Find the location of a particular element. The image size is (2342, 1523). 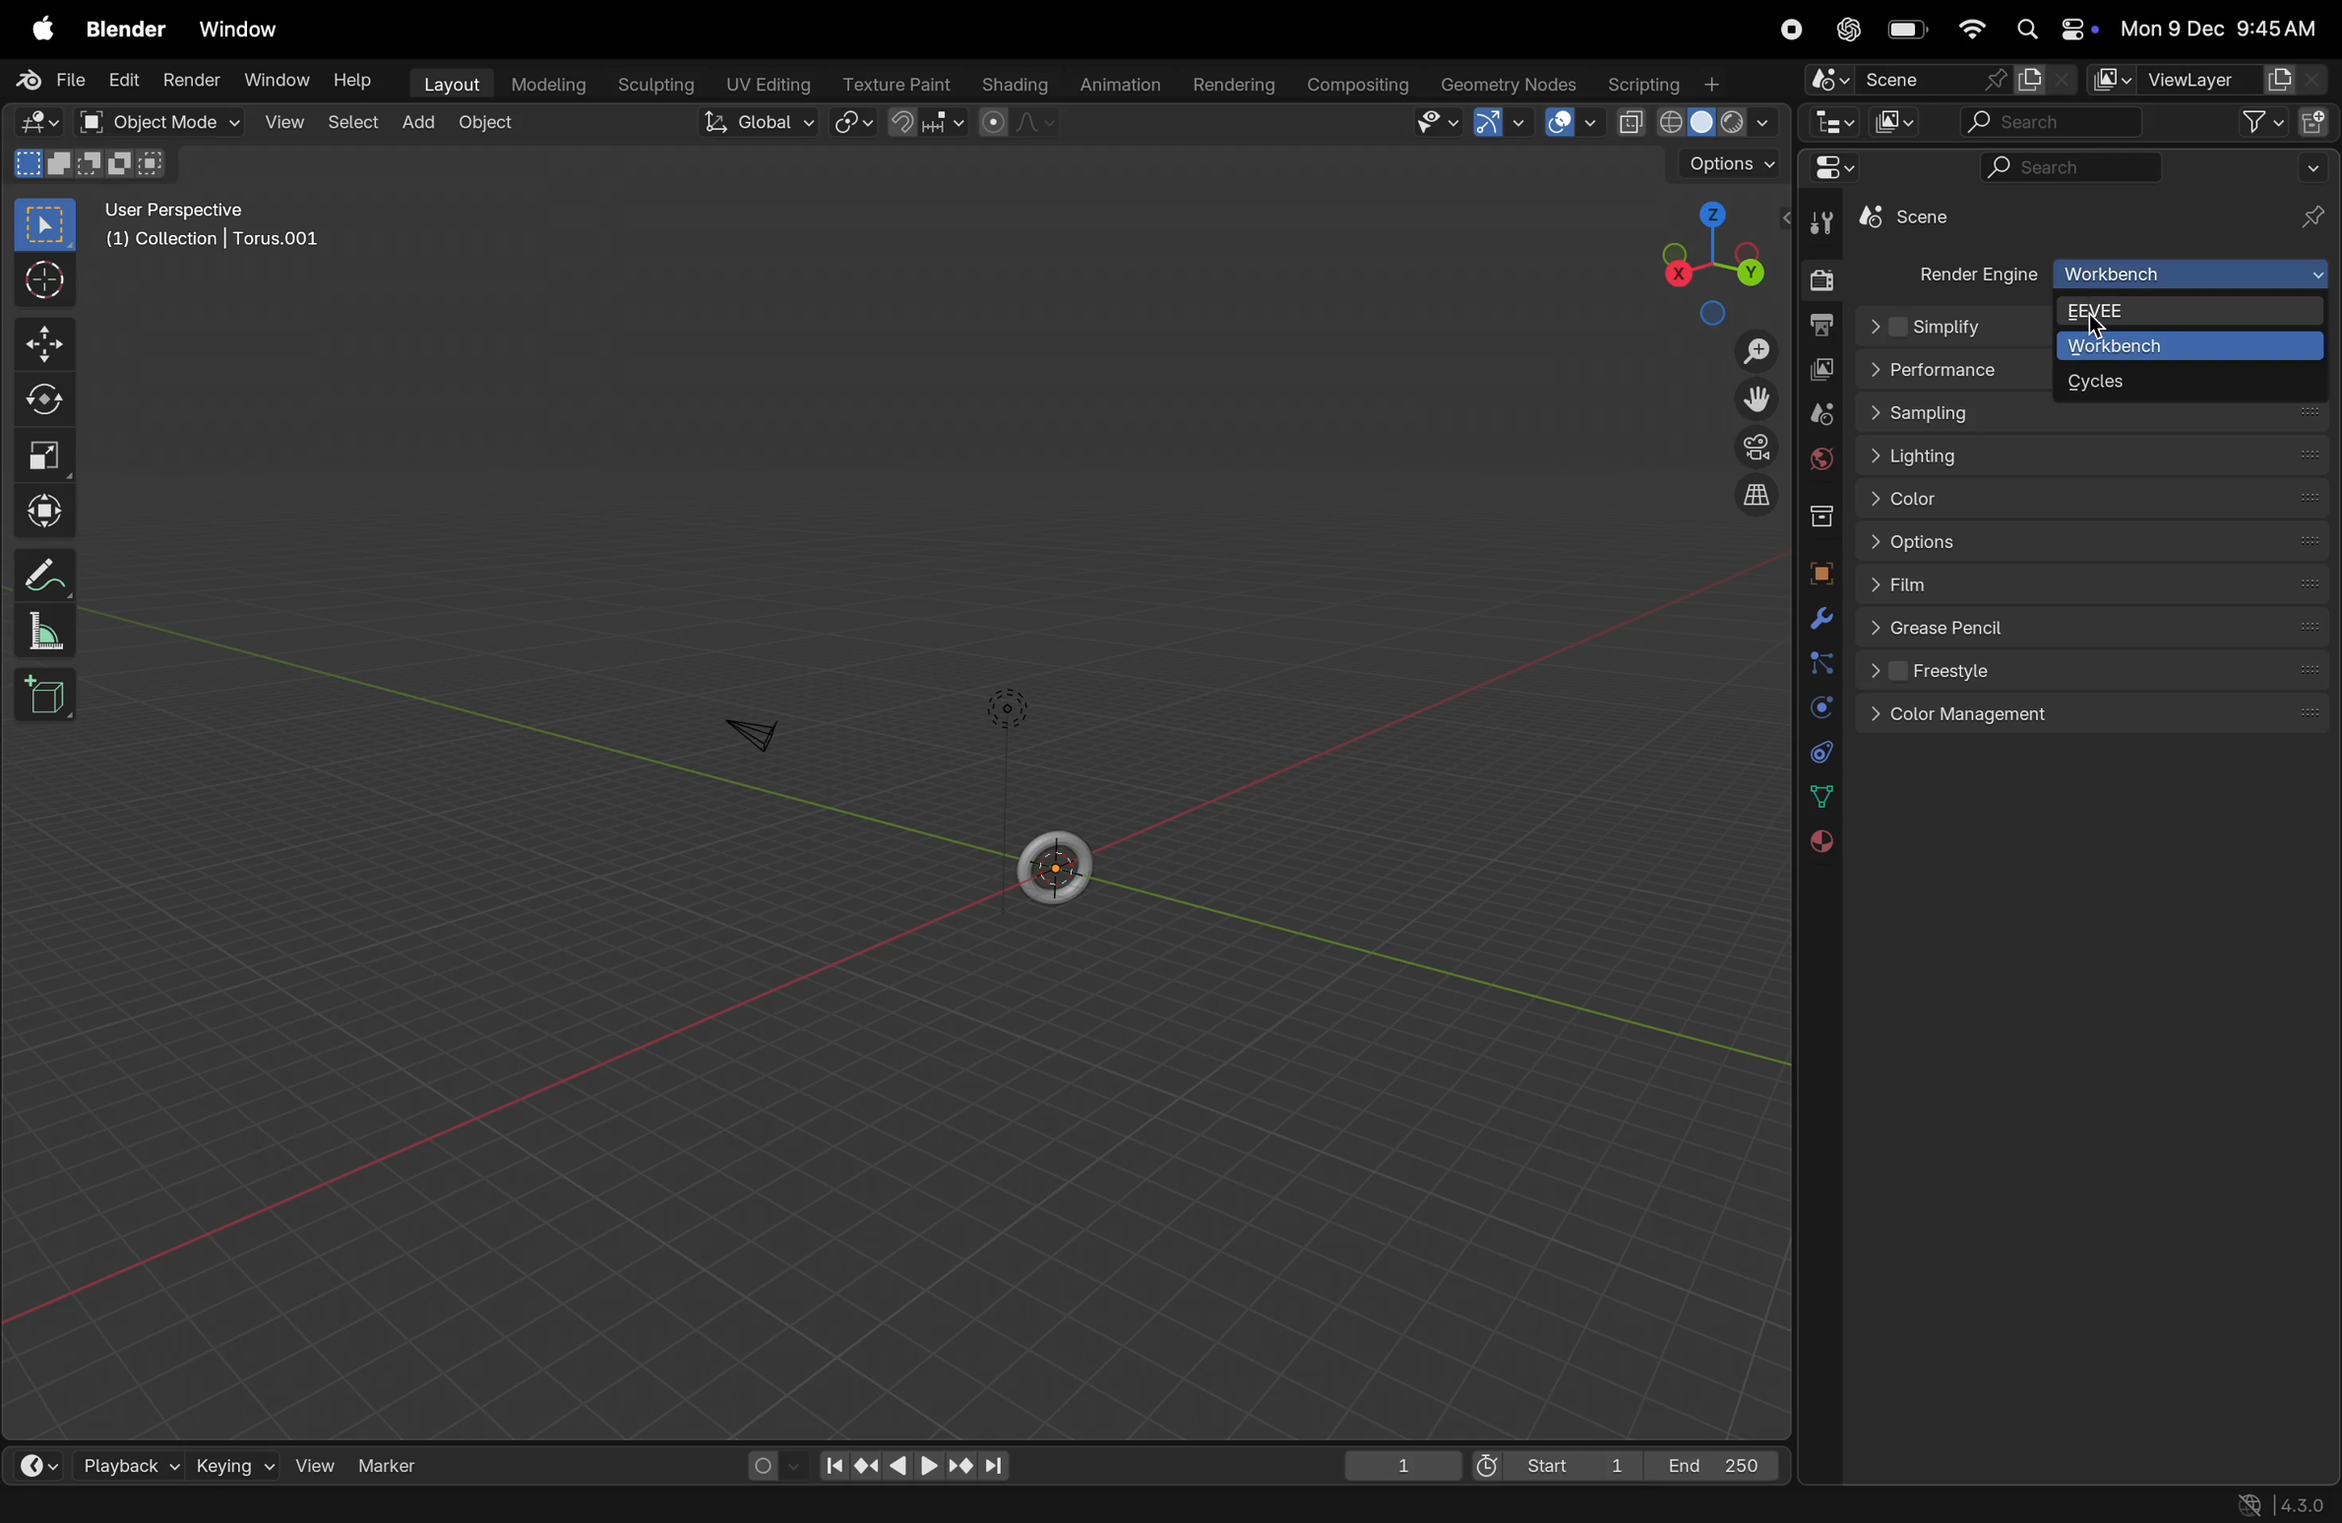

1 is located at coordinates (1403, 1469).